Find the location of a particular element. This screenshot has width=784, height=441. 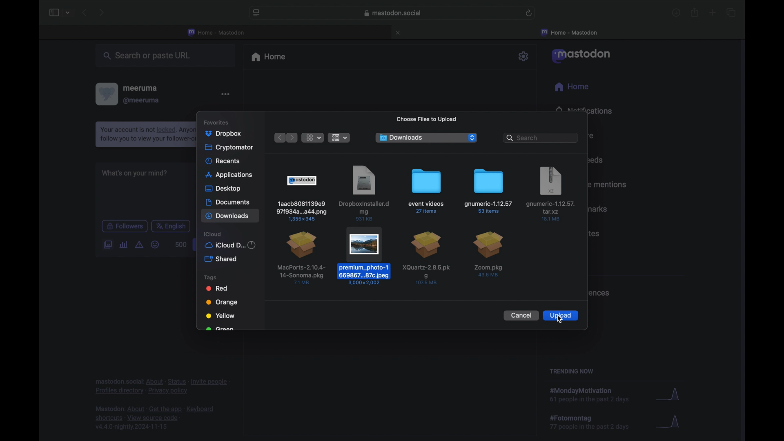

recents is located at coordinates (225, 161).